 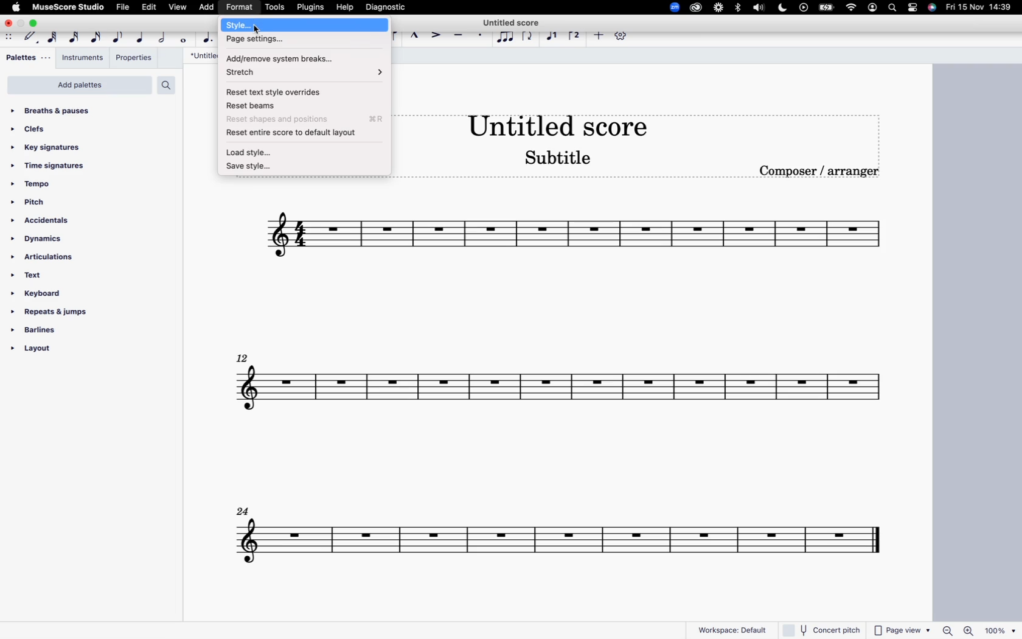 What do you see at coordinates (622, 37) in the screenshot?
I see `settings` at bounding box center [622, 37].